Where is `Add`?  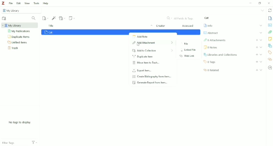
Add is located at coordinates (257, 54).